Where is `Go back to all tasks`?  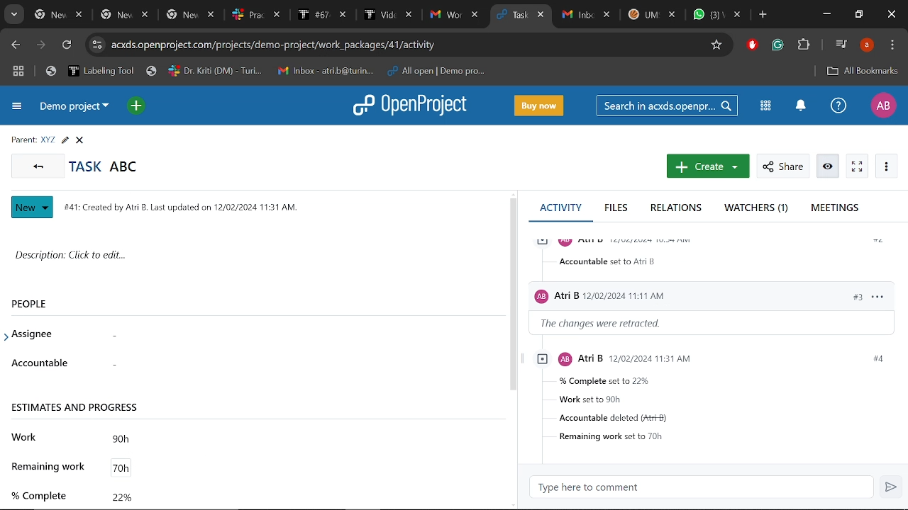 Go back to all tasks is located at coordinates (38, 166).